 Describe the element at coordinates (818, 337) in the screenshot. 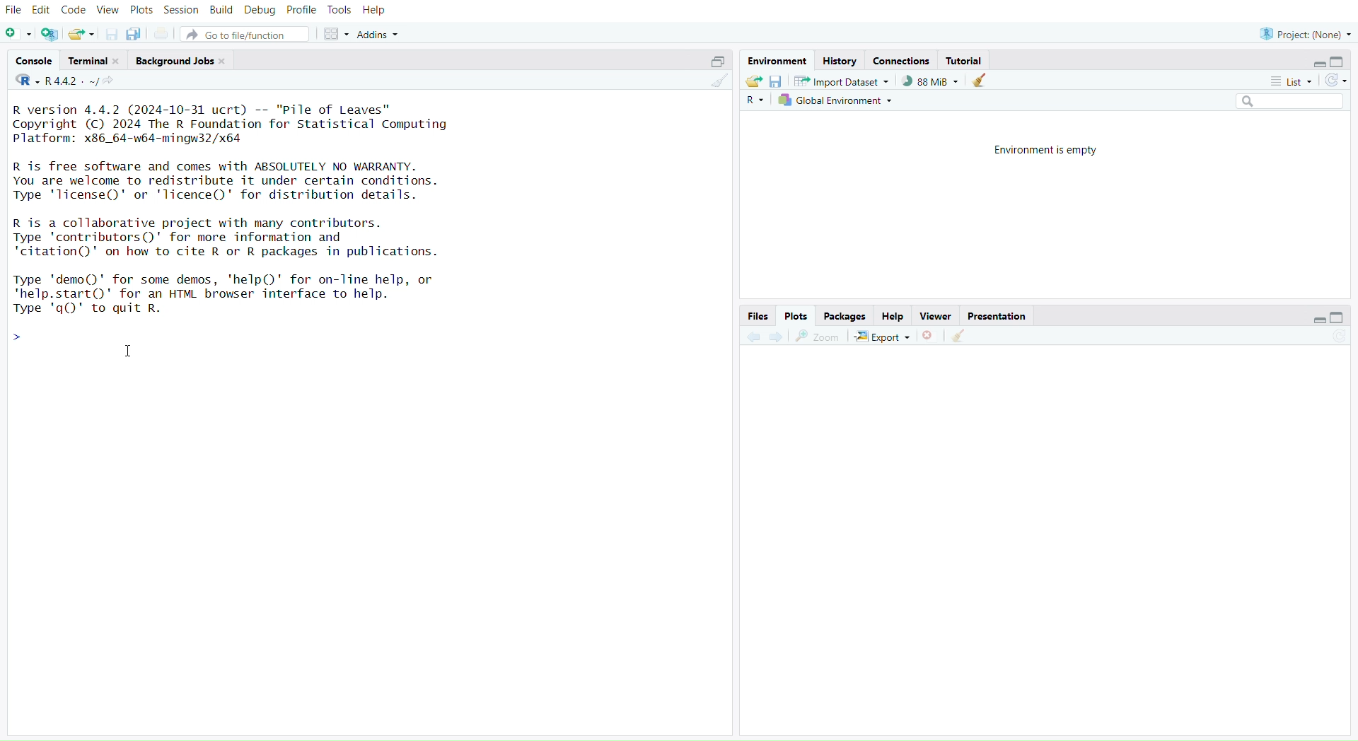

I see `zoom` at that location.